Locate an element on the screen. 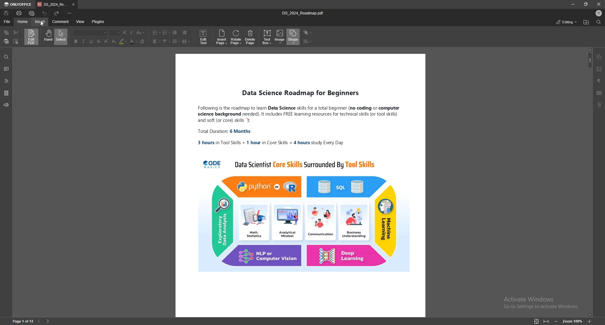 This screenshot has width=605, height=325. erase is located at coordinates (142, 41).